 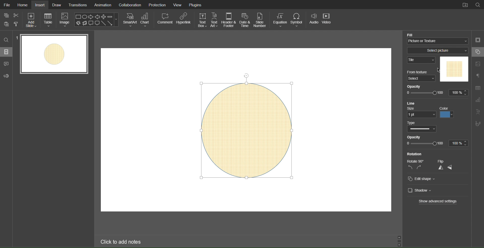 What do you see at coordinates (421, 168) in the screenshot?
I see `rotate right` at bounding box center [421, 168].